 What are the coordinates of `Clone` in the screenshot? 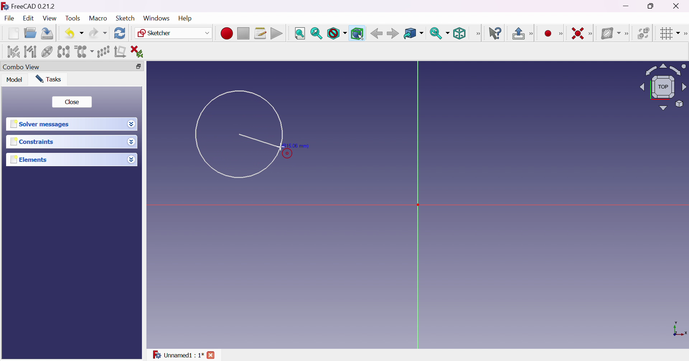 It's located at (83, 51).